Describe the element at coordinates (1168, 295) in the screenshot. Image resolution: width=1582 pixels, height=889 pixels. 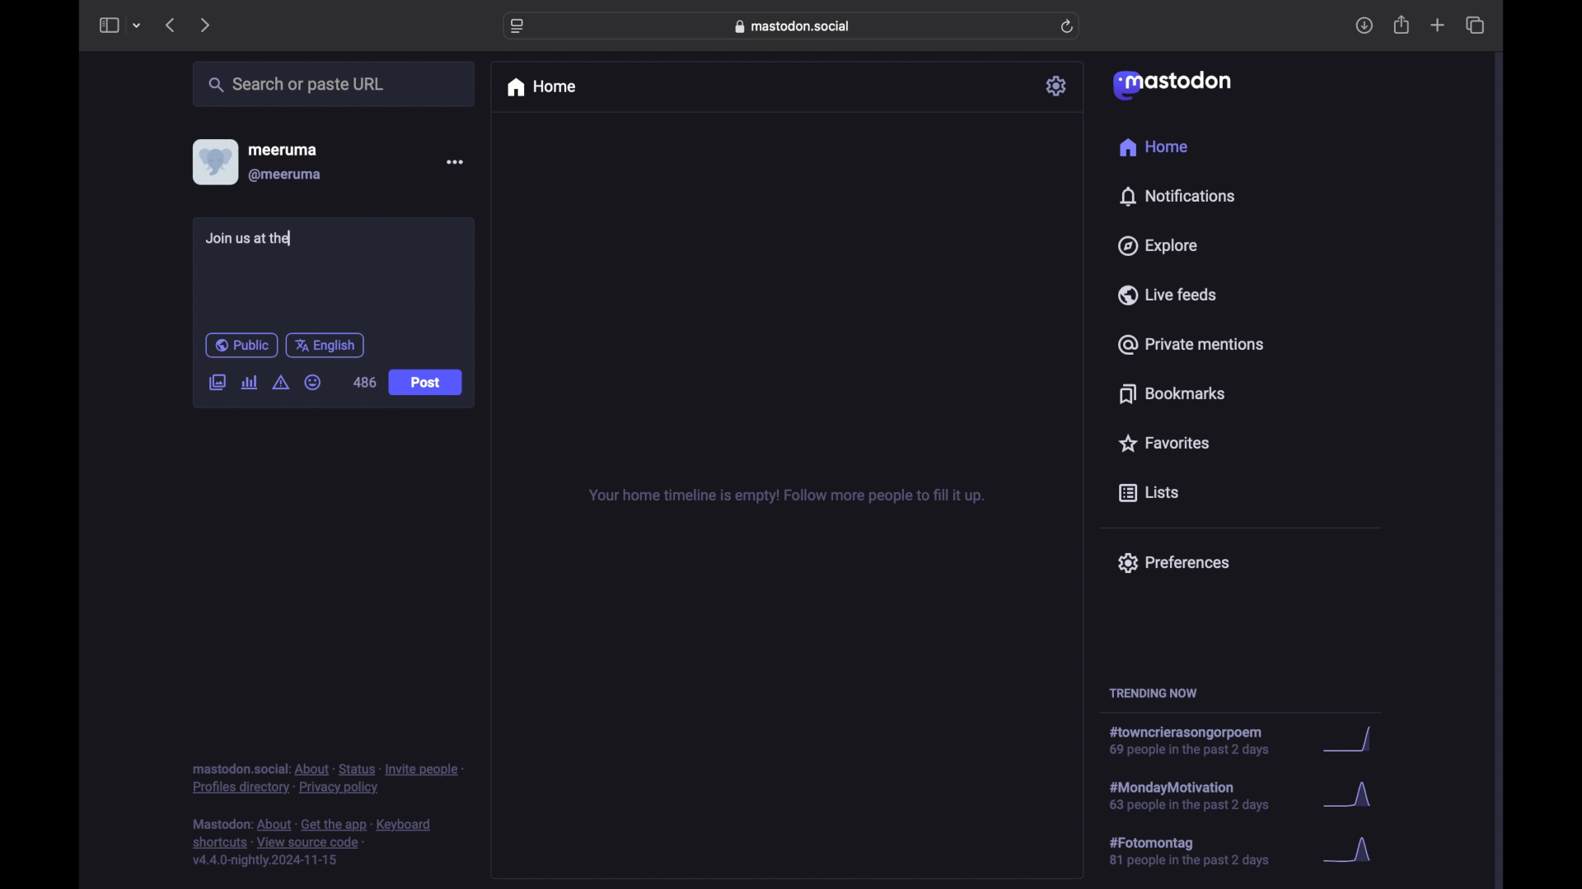
I see `live feeds` at that location.